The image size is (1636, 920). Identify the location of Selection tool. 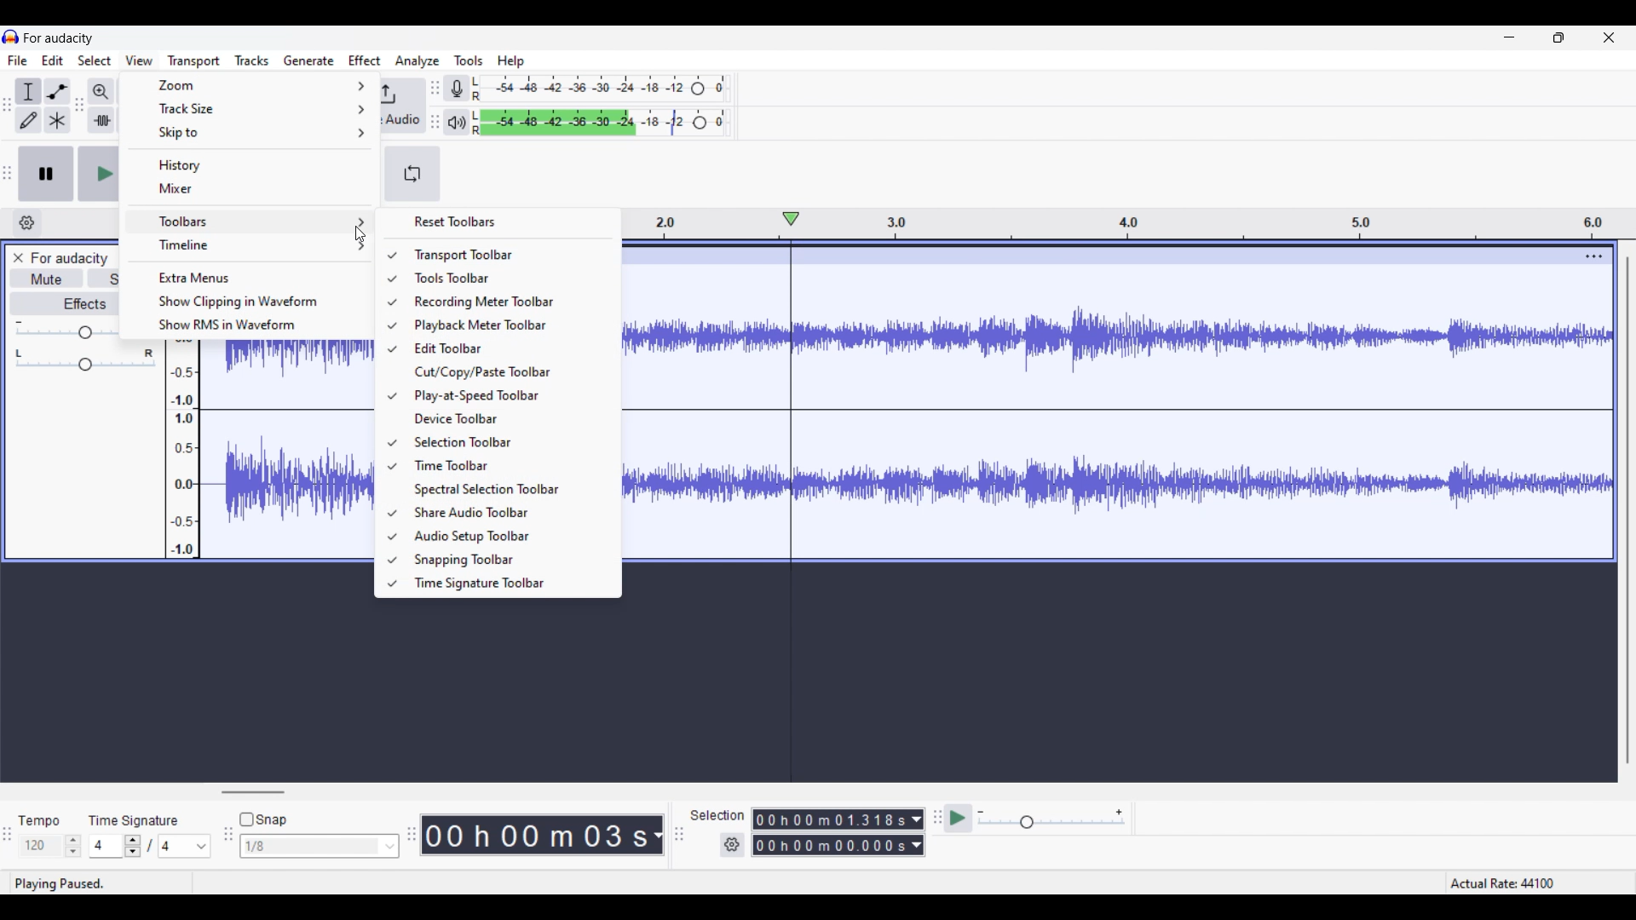
(28, 91).